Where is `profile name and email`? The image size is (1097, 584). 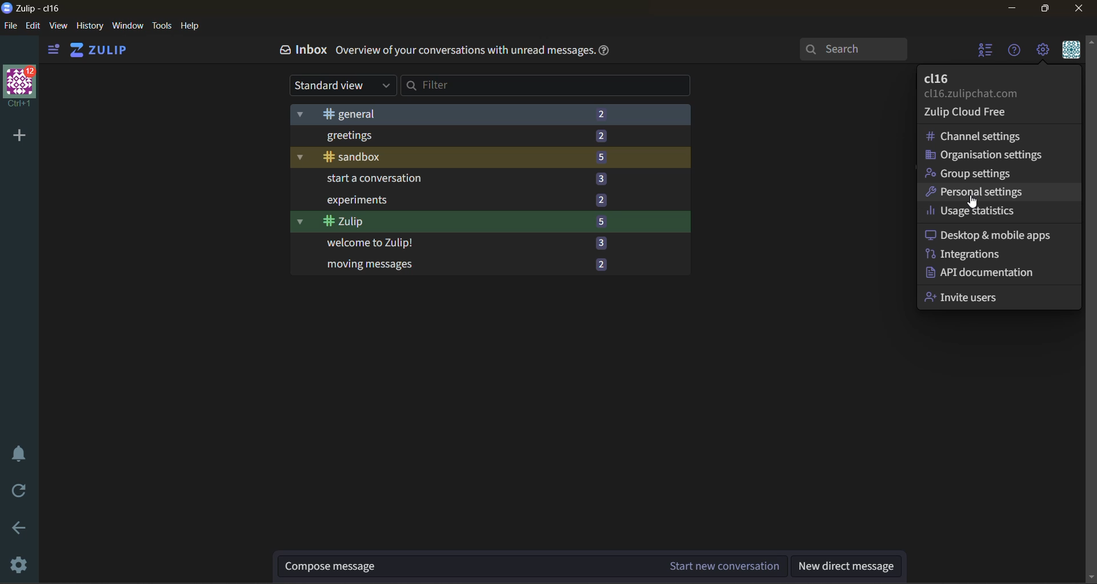 profile name and email is located at coordinates (974, 87).